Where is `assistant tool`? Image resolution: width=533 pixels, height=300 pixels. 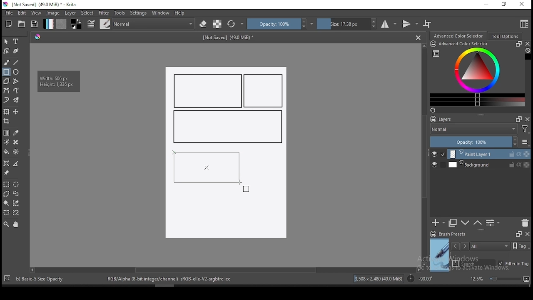 assistant tool is located at coordinates (6, 163).